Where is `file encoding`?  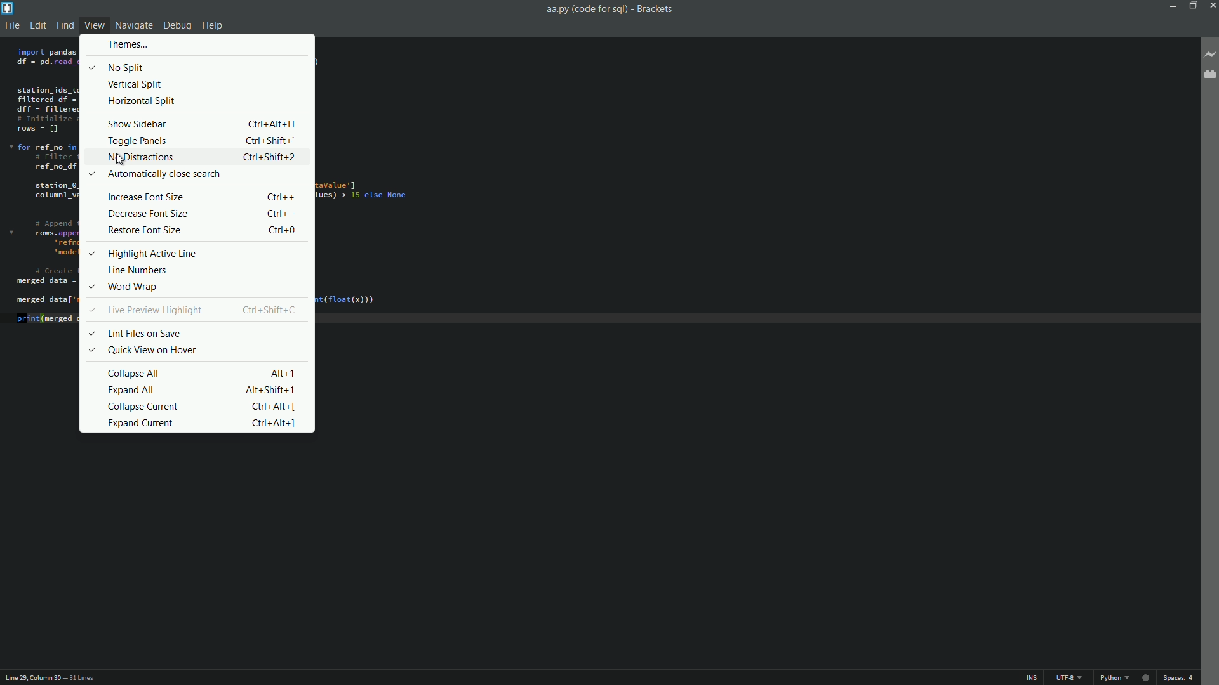 file encoding is located at coordinates (1070, 678).